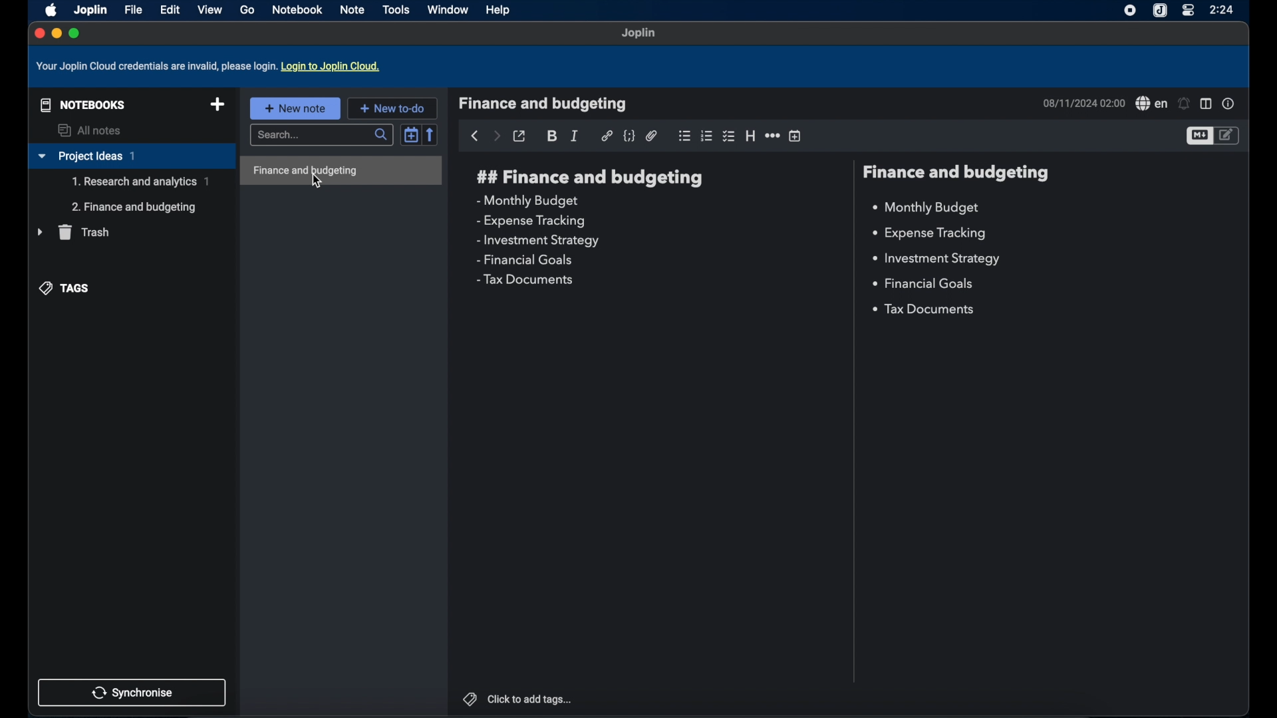 The height and width of the screenshot is (718, 1277). What do you see at coordinates (80, 104) in the screenshot?
I see `notebooks` at bounding box center [80, 104].